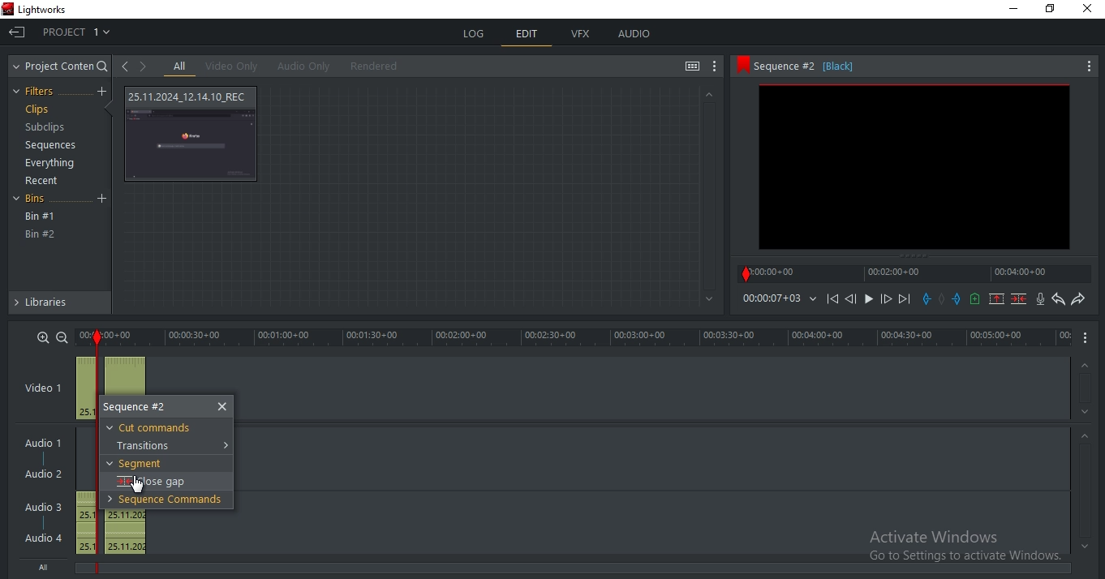 The width and height of the screenshot is (1105, 579). What do you see at coordinates (694, 65) in the screenshot?
I see `` at bounding box center [694, 65].